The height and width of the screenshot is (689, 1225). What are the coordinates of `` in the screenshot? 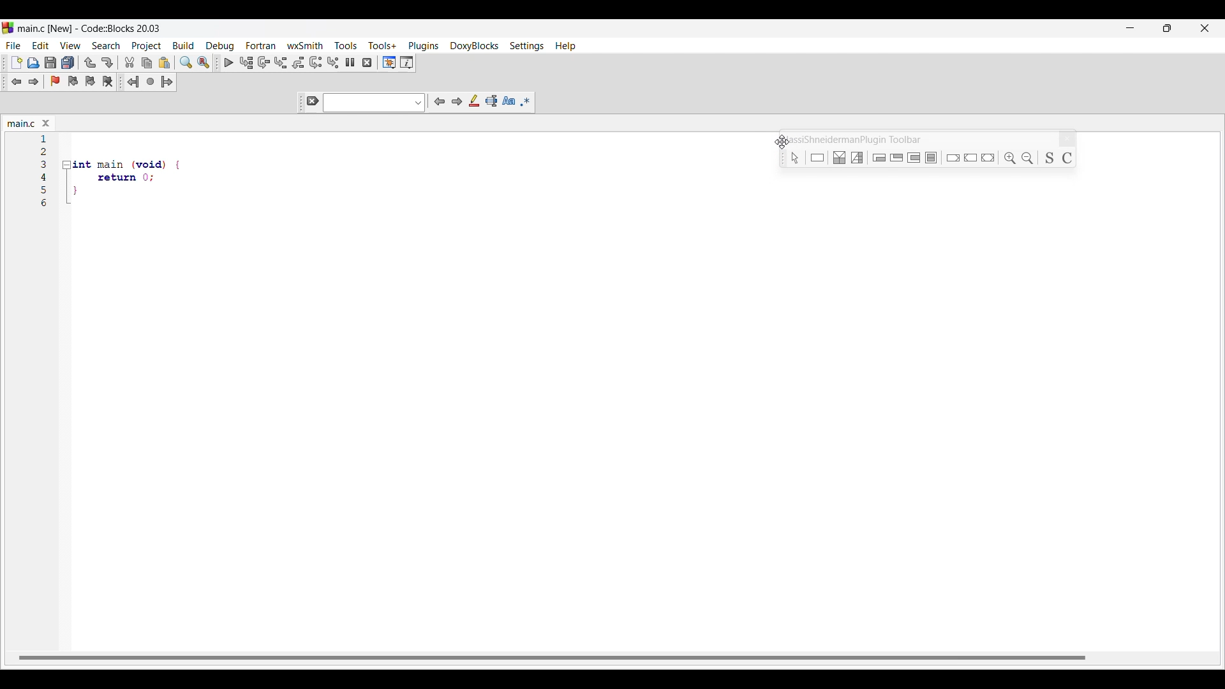 It's located at (116, 177).